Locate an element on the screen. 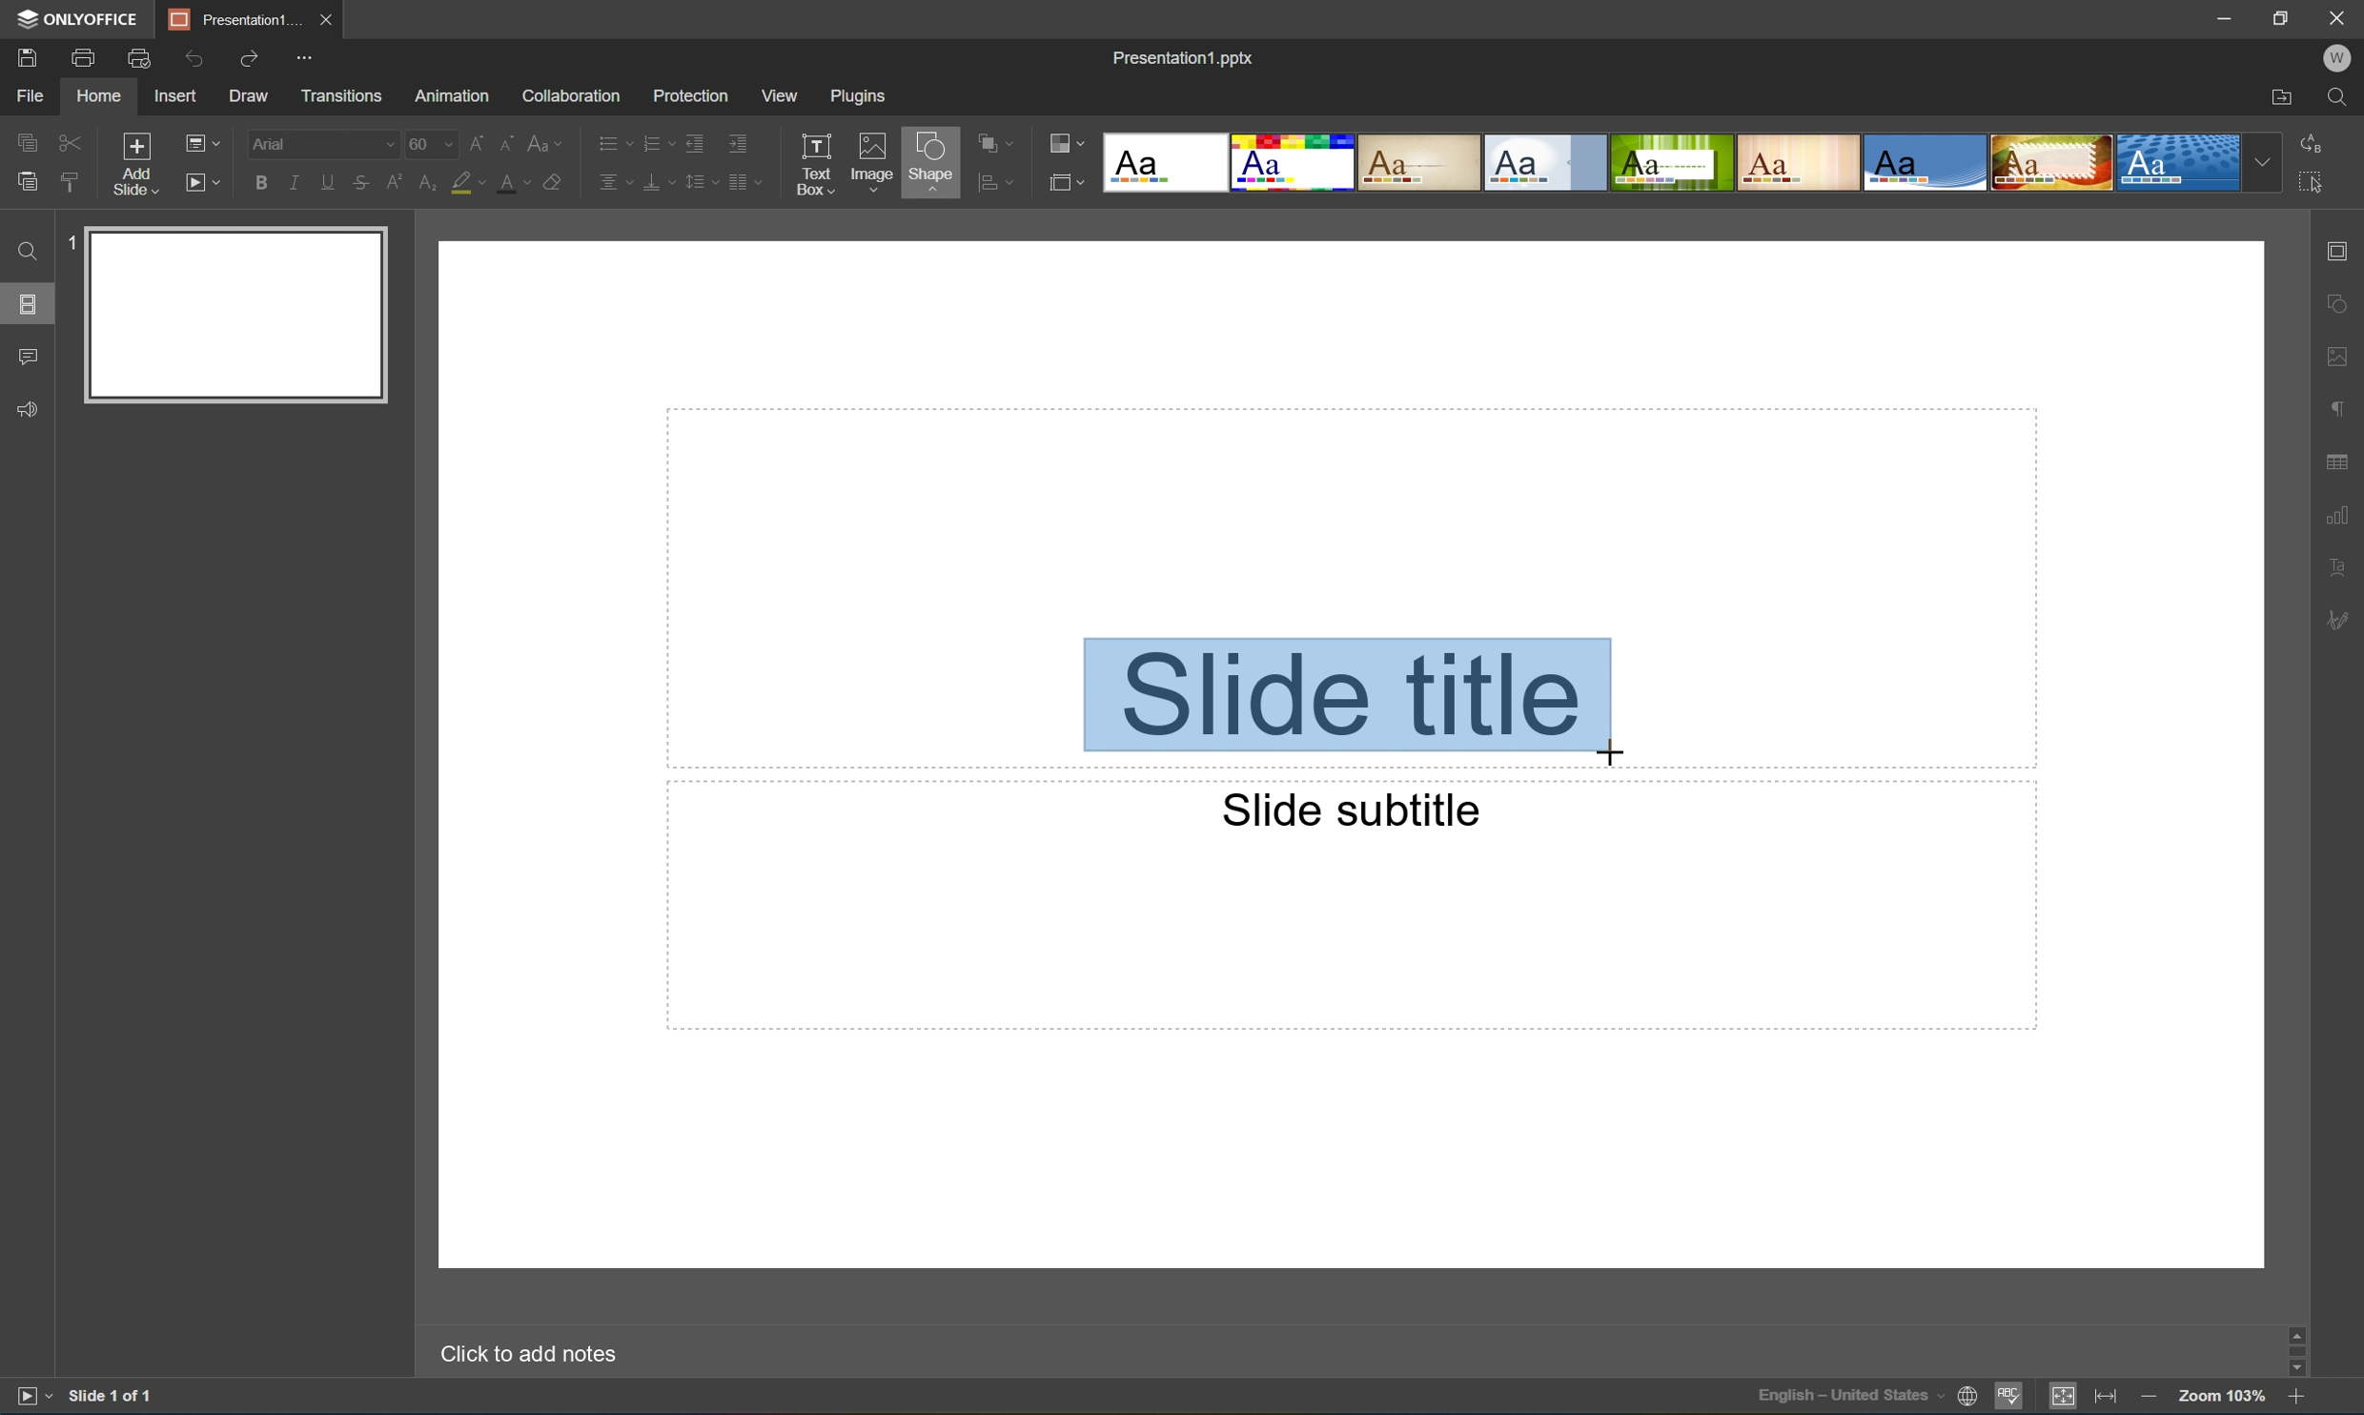  Italic is located at coordinates (292, 180).